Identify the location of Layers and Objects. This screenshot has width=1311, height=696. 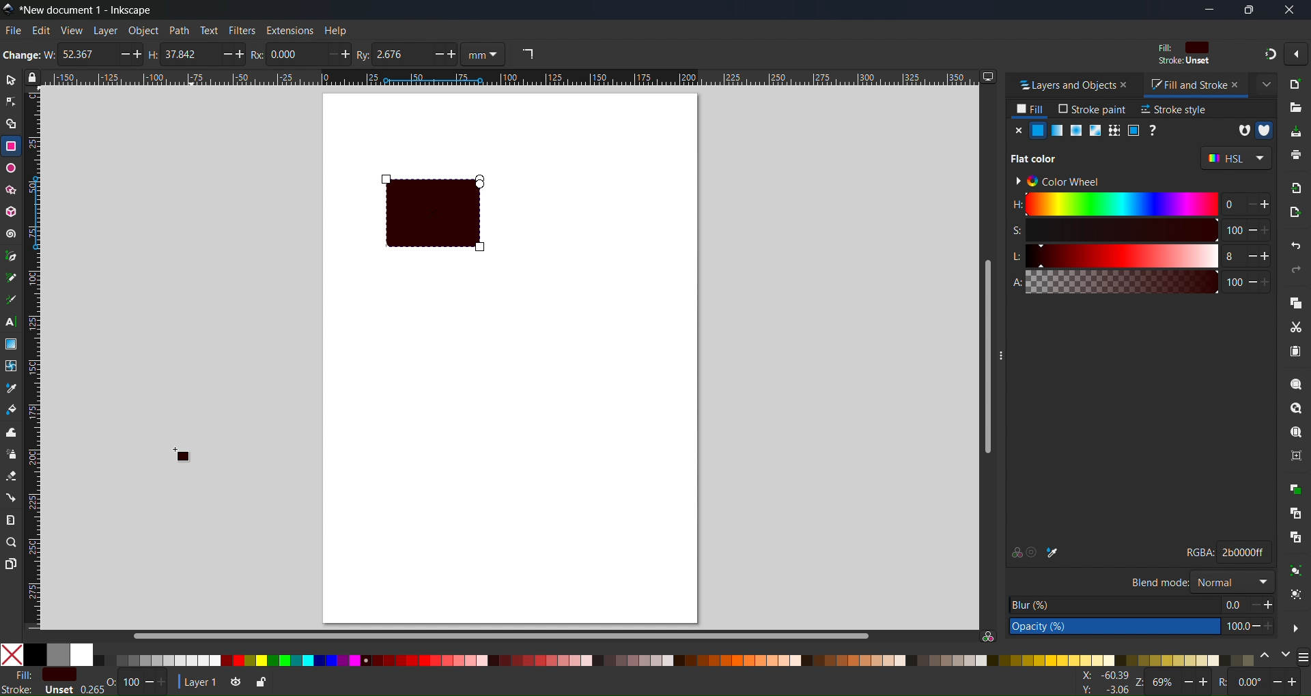
(1062, 85).